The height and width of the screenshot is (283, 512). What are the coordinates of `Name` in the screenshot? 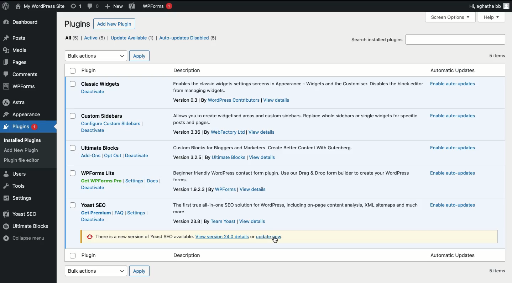 It's located at (41, 7).